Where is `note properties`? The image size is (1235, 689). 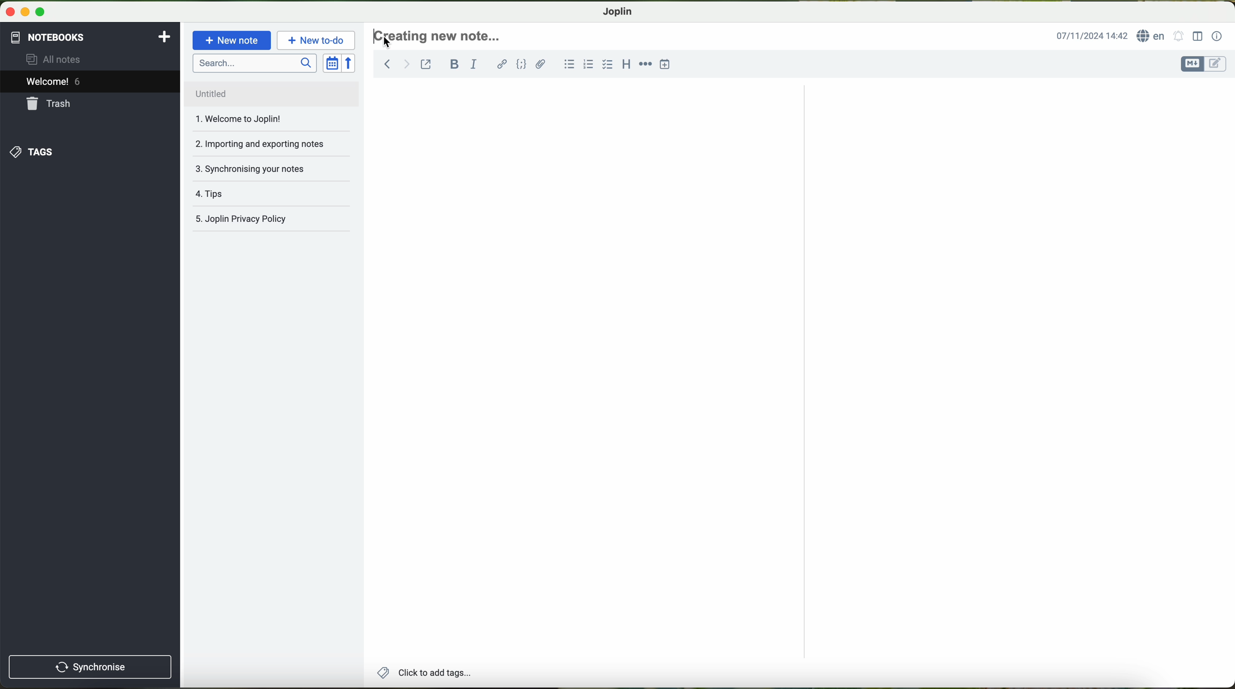
note properties is located at coordinates (1218, 36).